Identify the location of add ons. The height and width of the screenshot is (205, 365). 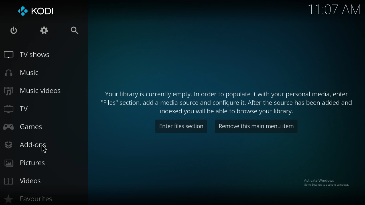
(31, 144).